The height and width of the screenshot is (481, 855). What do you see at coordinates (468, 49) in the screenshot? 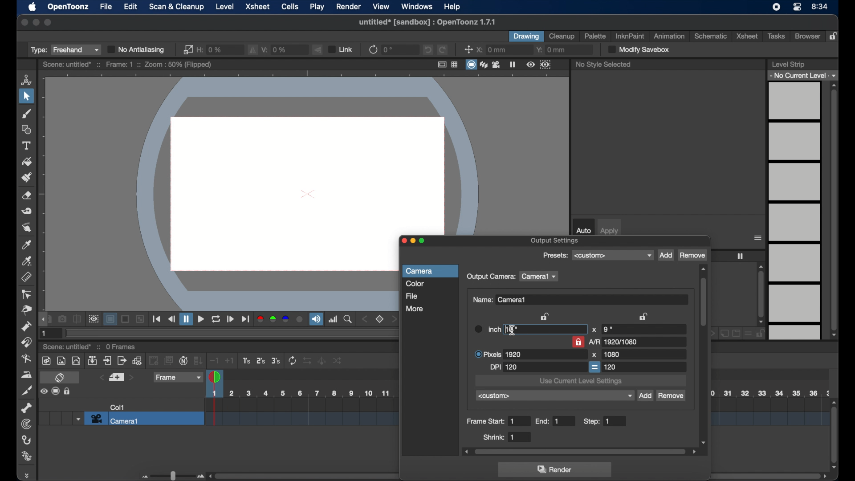
I see `center` at bounding box center [468, 49].